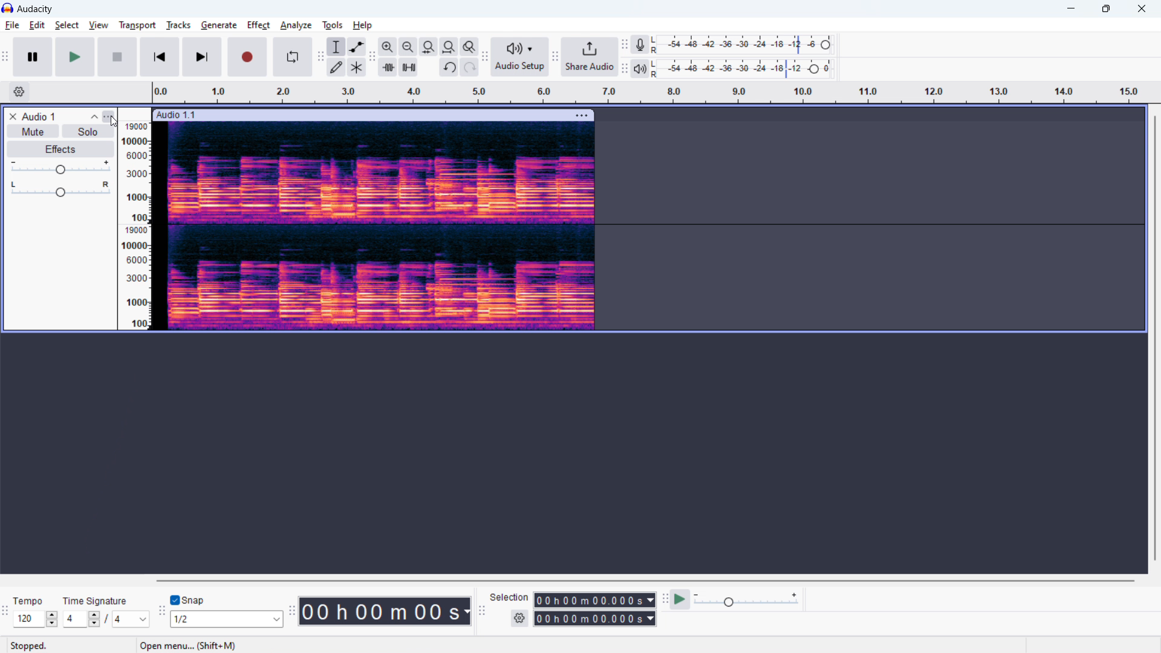 This screenshot has height=653, width=1161. Describe the element at coordinates (648, 92) in the screenshot. I see `timeline` at that location.